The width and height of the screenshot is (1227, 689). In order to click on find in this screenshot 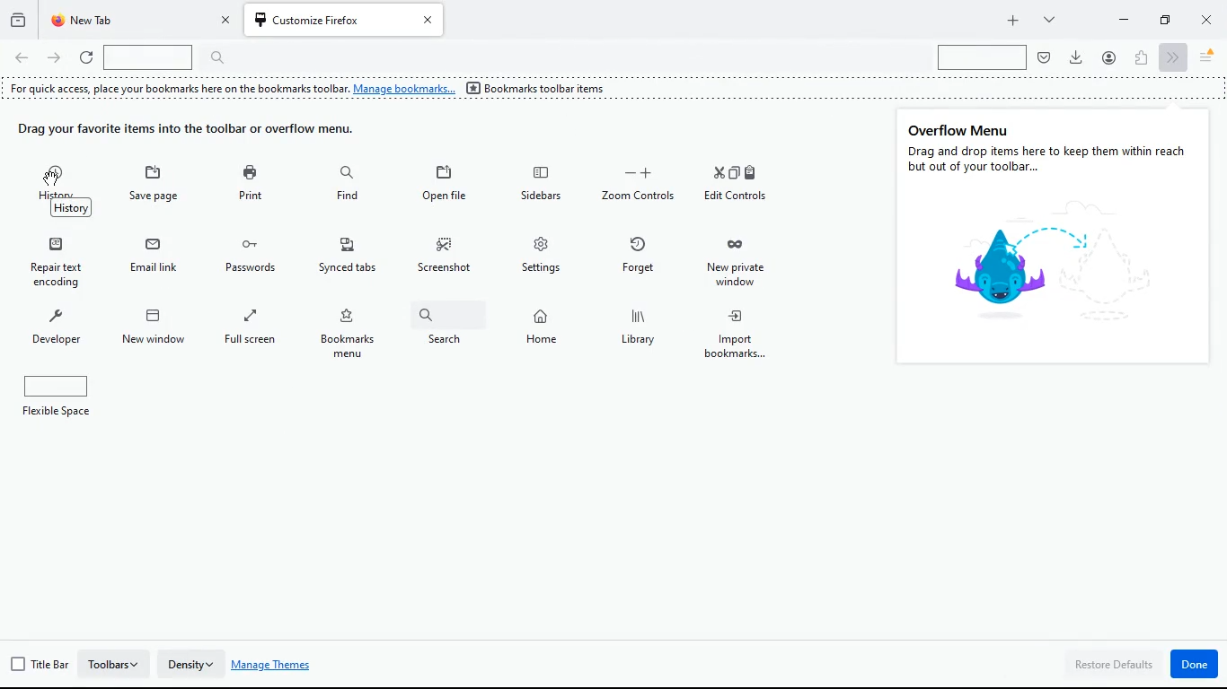, I will do `click(346, 185)`.